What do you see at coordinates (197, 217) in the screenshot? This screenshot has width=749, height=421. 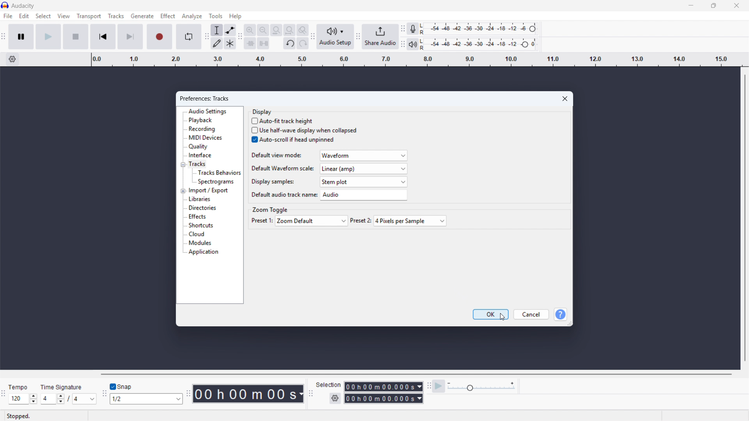 I see `effects` at bounding box center [197, 217].